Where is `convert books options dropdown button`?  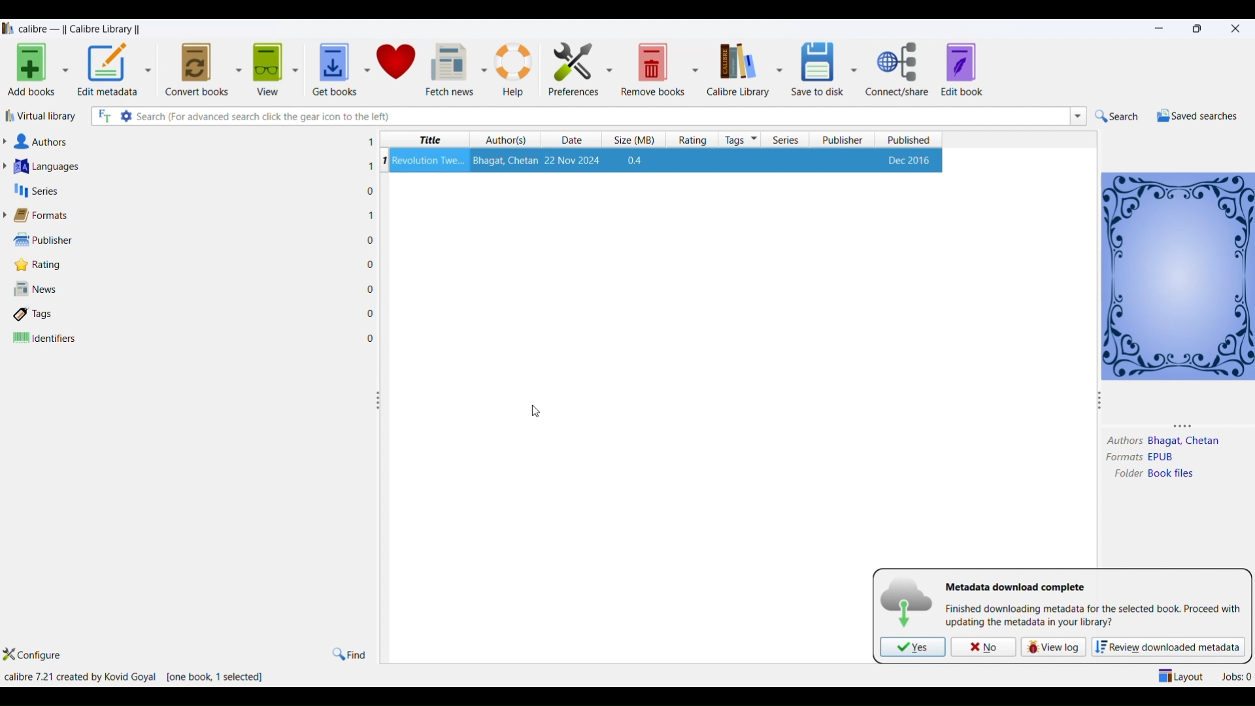
convert books options dropdown button is located at coordinates (237, 67).